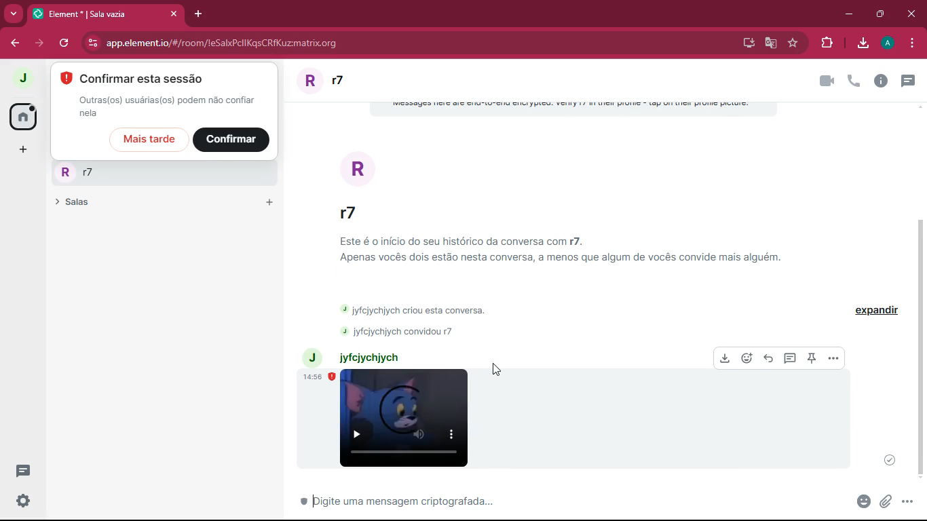  Describe the element at coordinates (166, 201) in the screenshot. I see `salas` at that location.